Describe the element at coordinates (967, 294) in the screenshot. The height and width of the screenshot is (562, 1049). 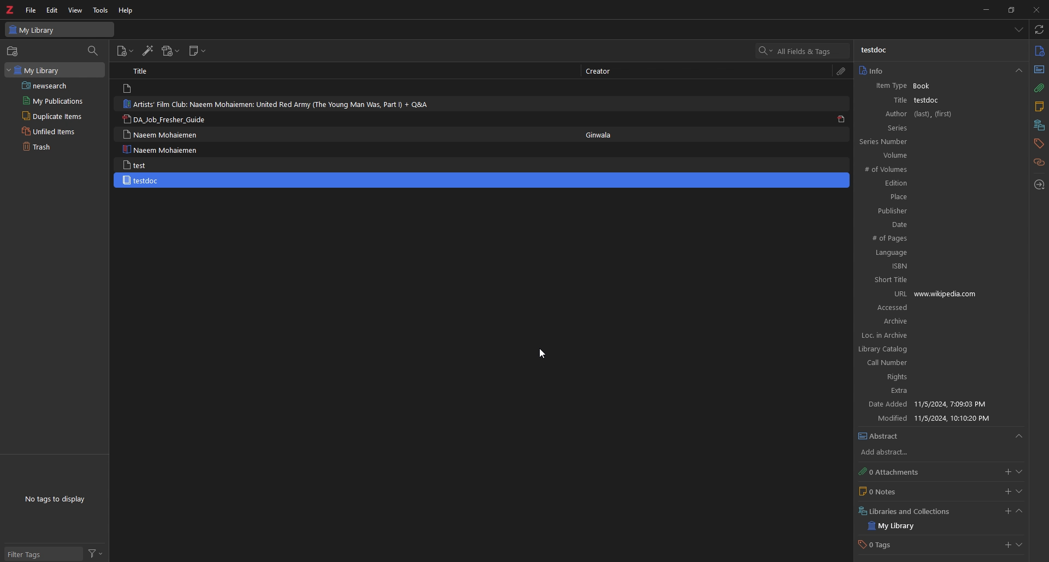
I see `www.wikipedia.com` at that location.